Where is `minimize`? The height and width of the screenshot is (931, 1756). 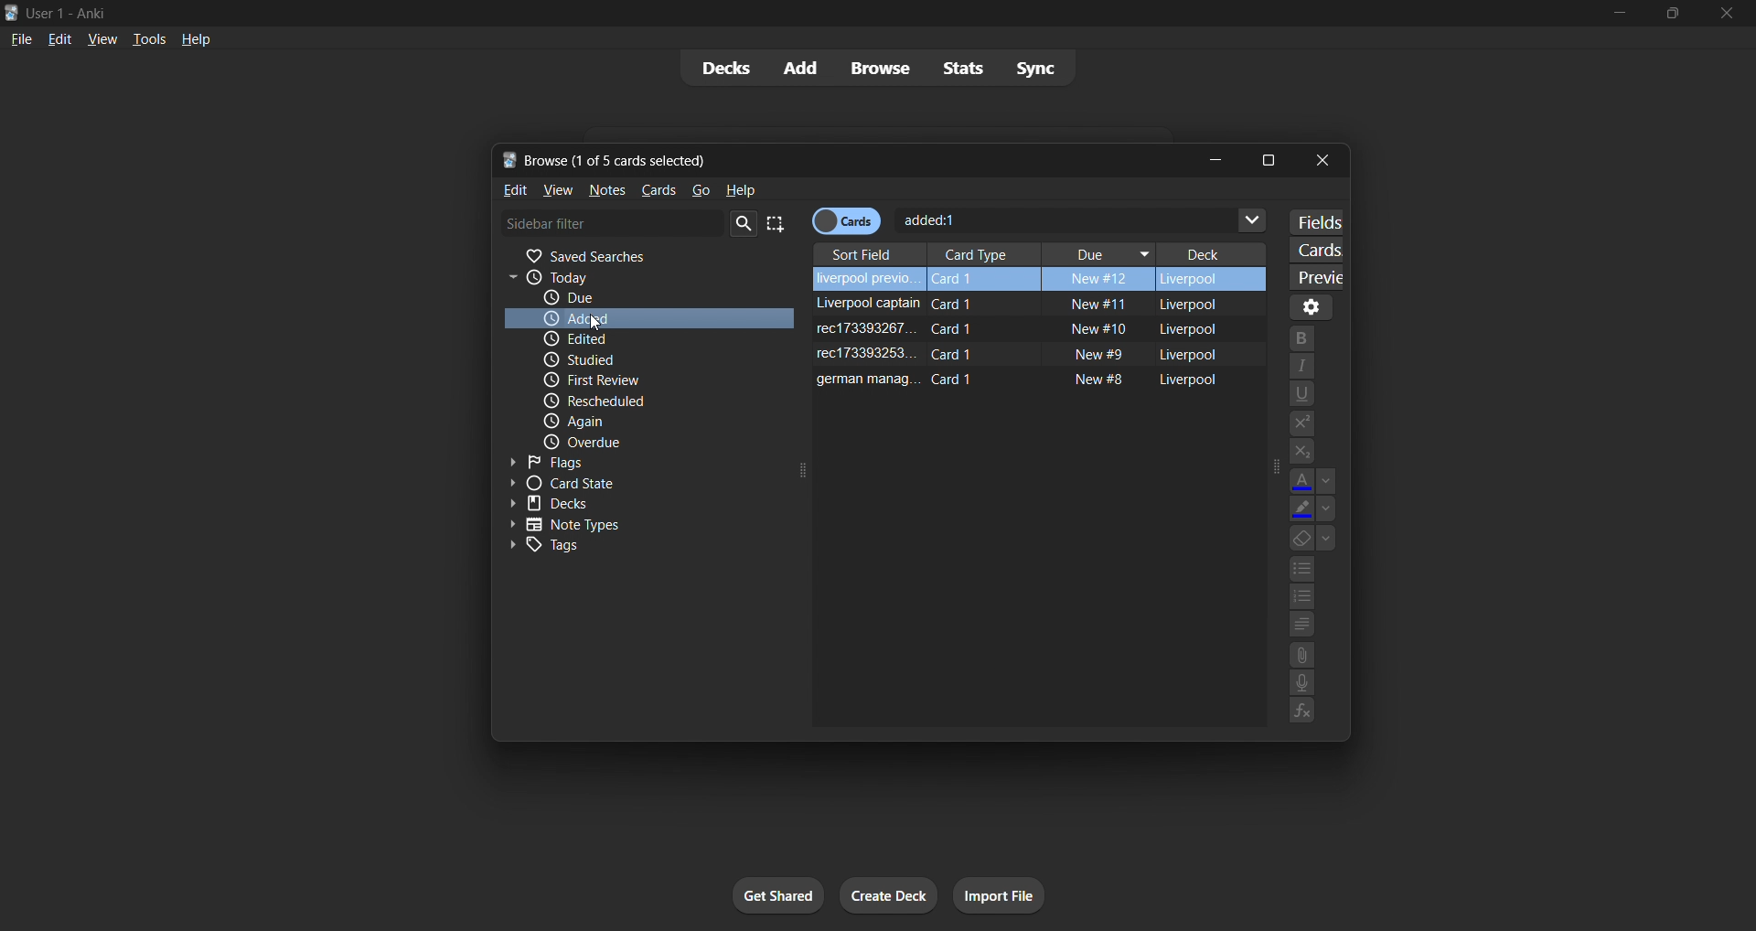 minimize is located at coordinates (1609, 14).